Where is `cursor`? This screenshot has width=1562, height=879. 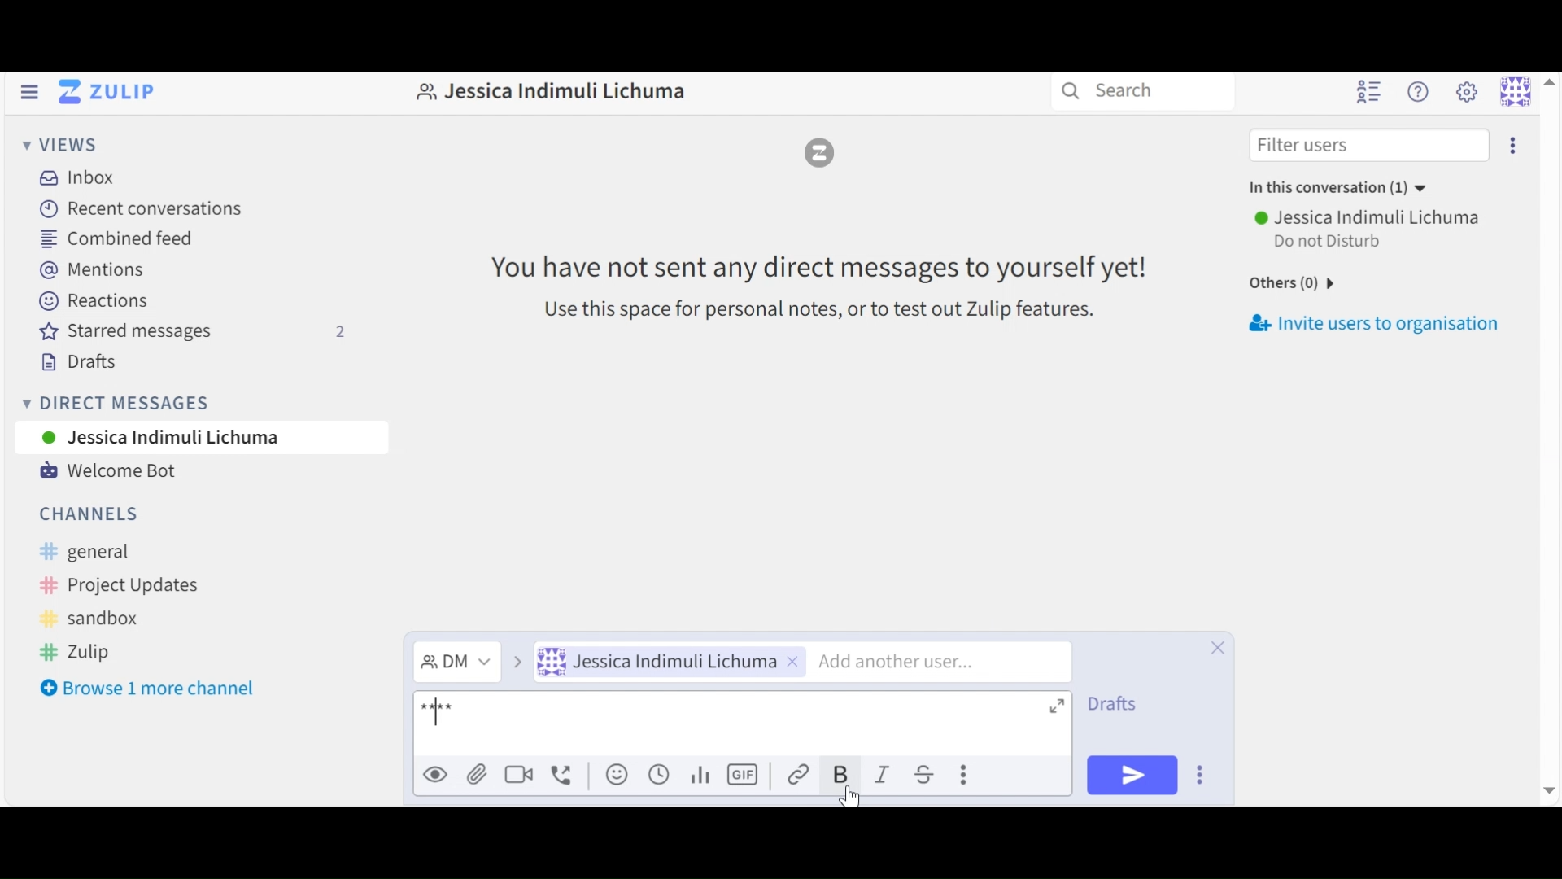
cursor is located at coordinates (849, 797).